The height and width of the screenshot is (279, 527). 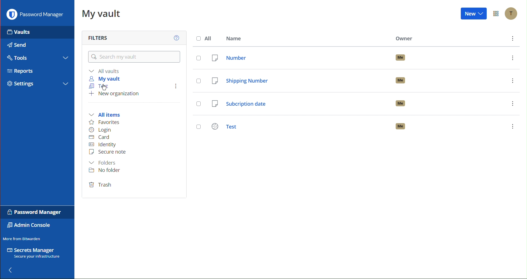 I want to click on Favorites, so click(x=104, y=122).